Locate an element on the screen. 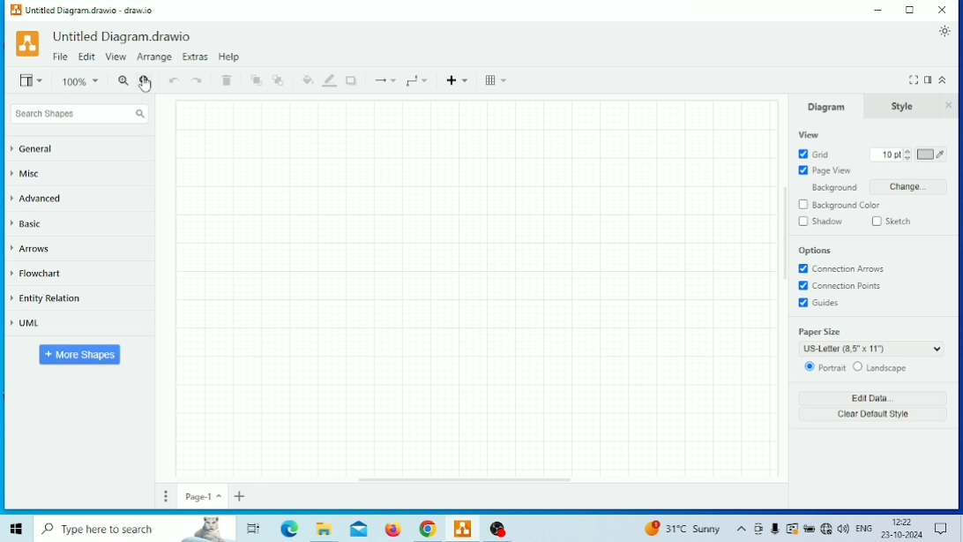 This screenshot has width=963, height=542. untitled diagram draw.io is located at coordinates (90, 11).